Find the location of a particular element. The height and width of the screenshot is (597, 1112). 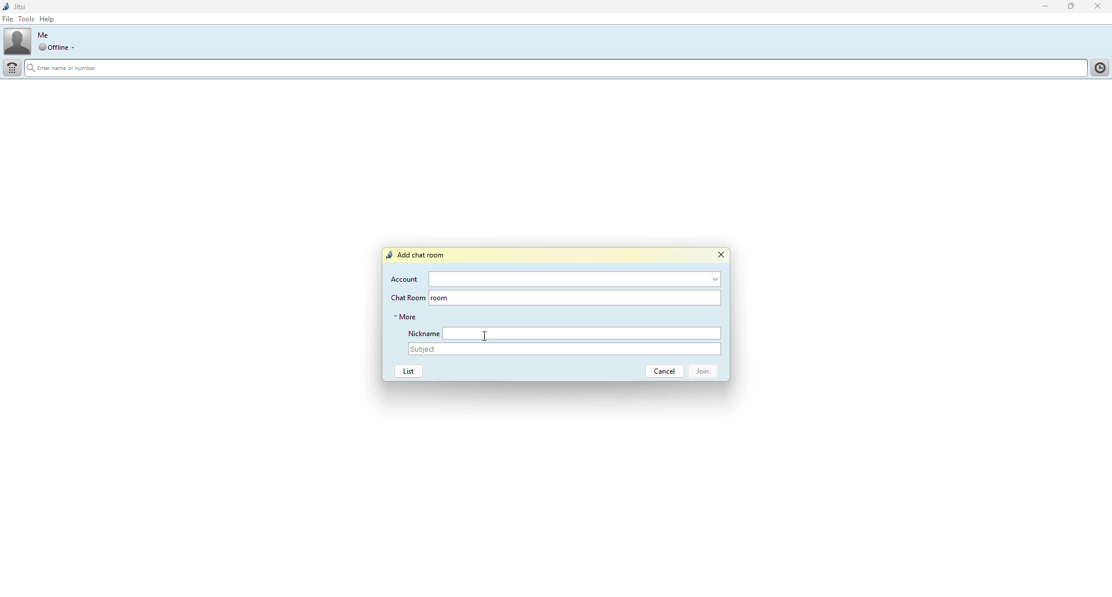

account is located at coordinates (577, 279).